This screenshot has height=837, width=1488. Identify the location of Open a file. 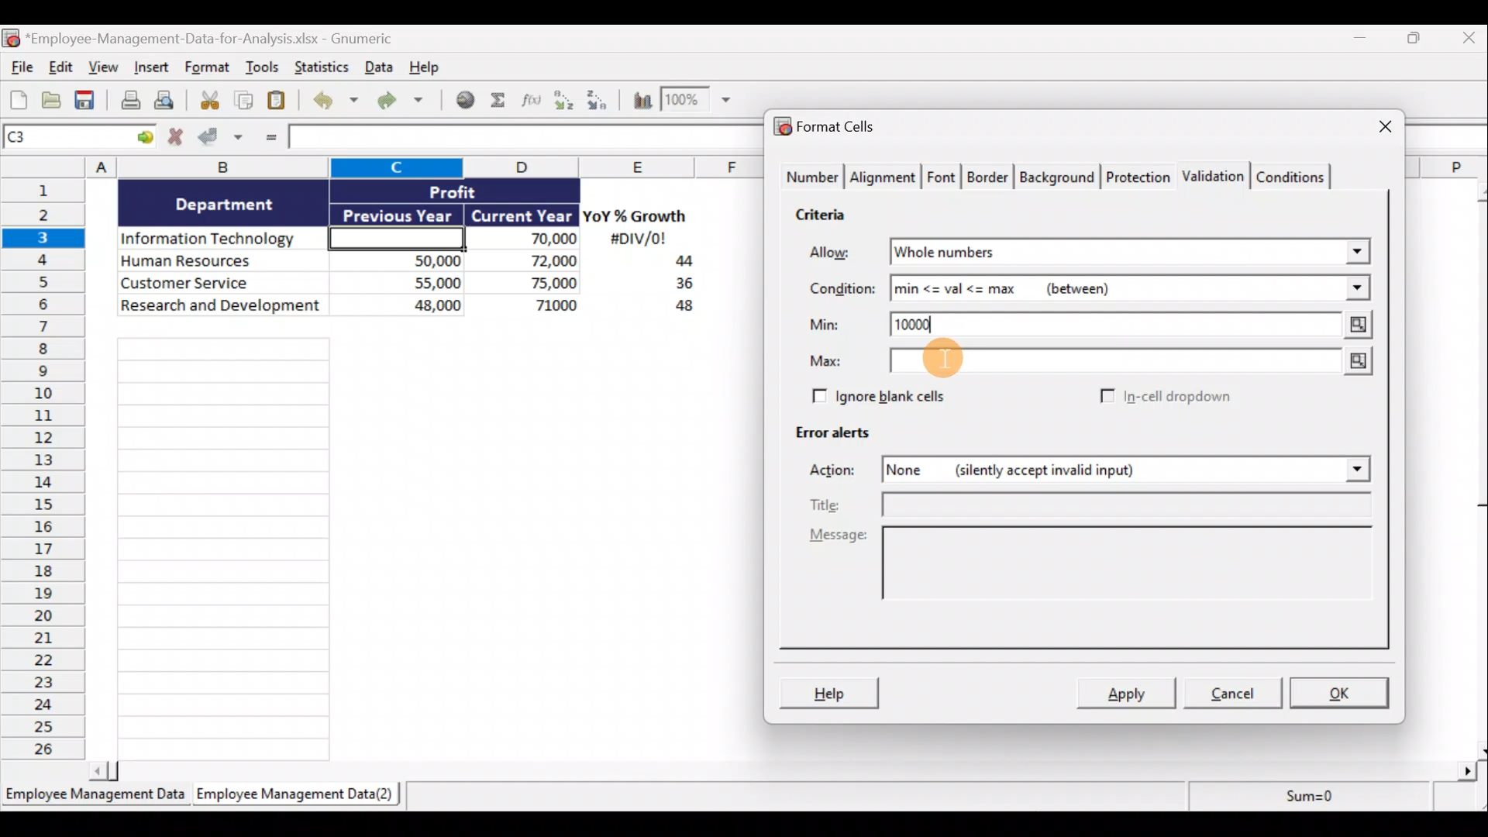
(52, 101).